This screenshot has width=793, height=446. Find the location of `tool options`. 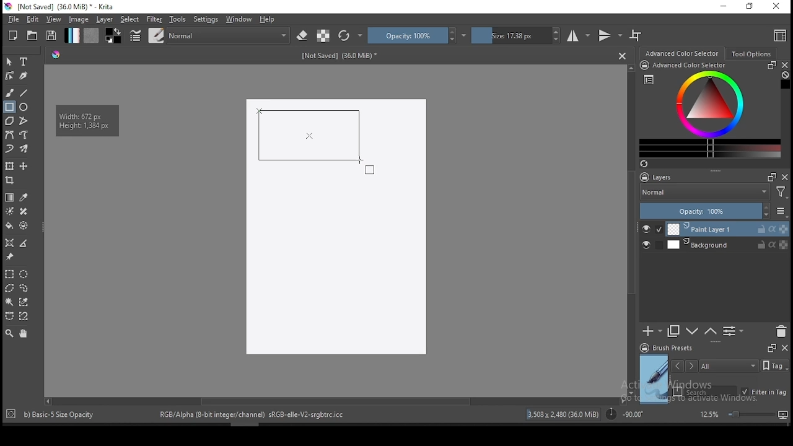

tool options is located at coordinates (752, 54).